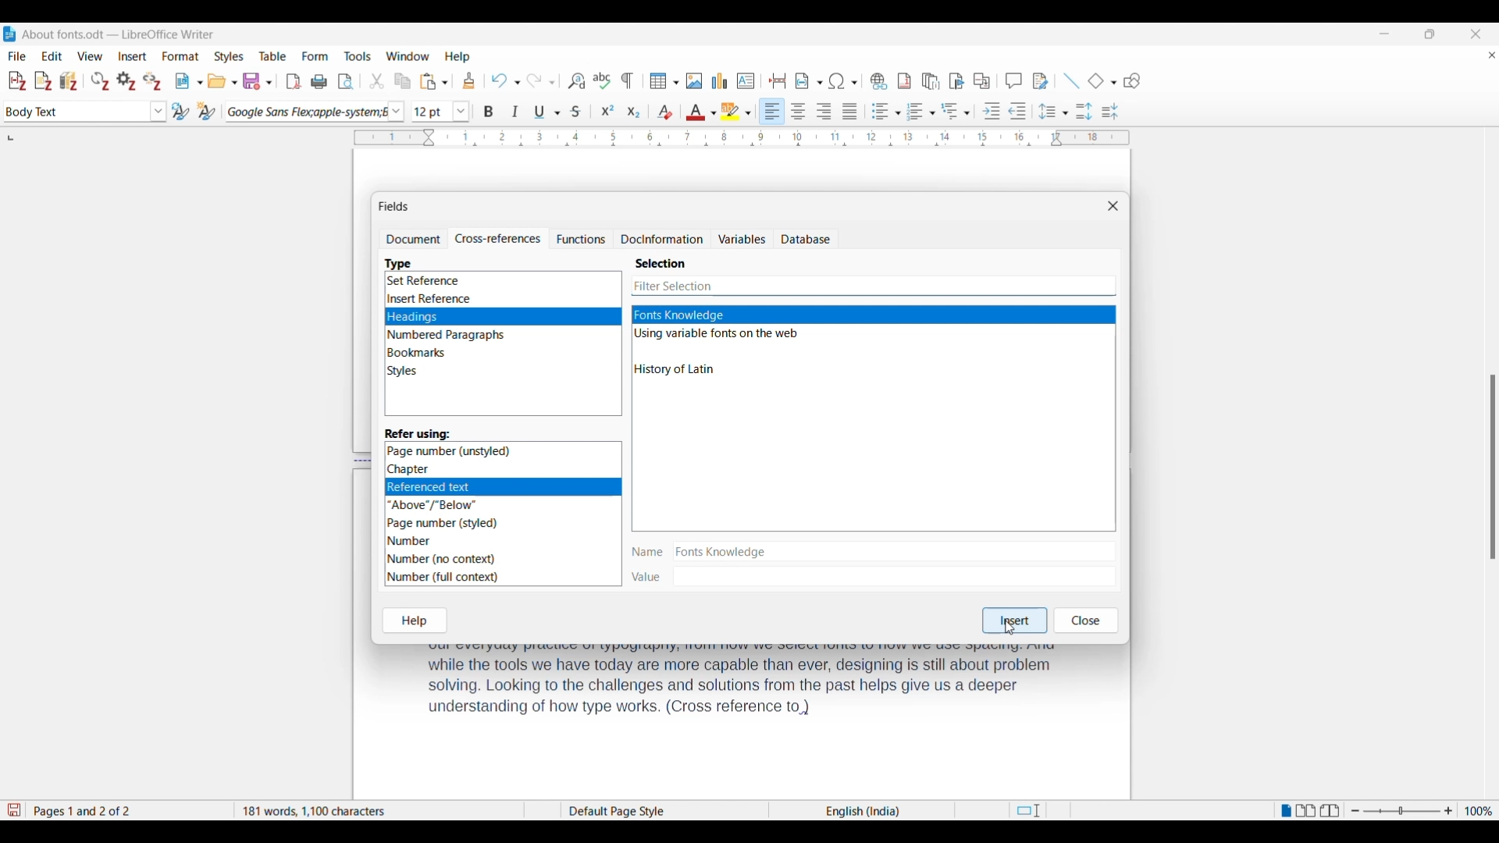 This screenshot has width=1499, height=843. I want to click on Open options, so click(223, 81).